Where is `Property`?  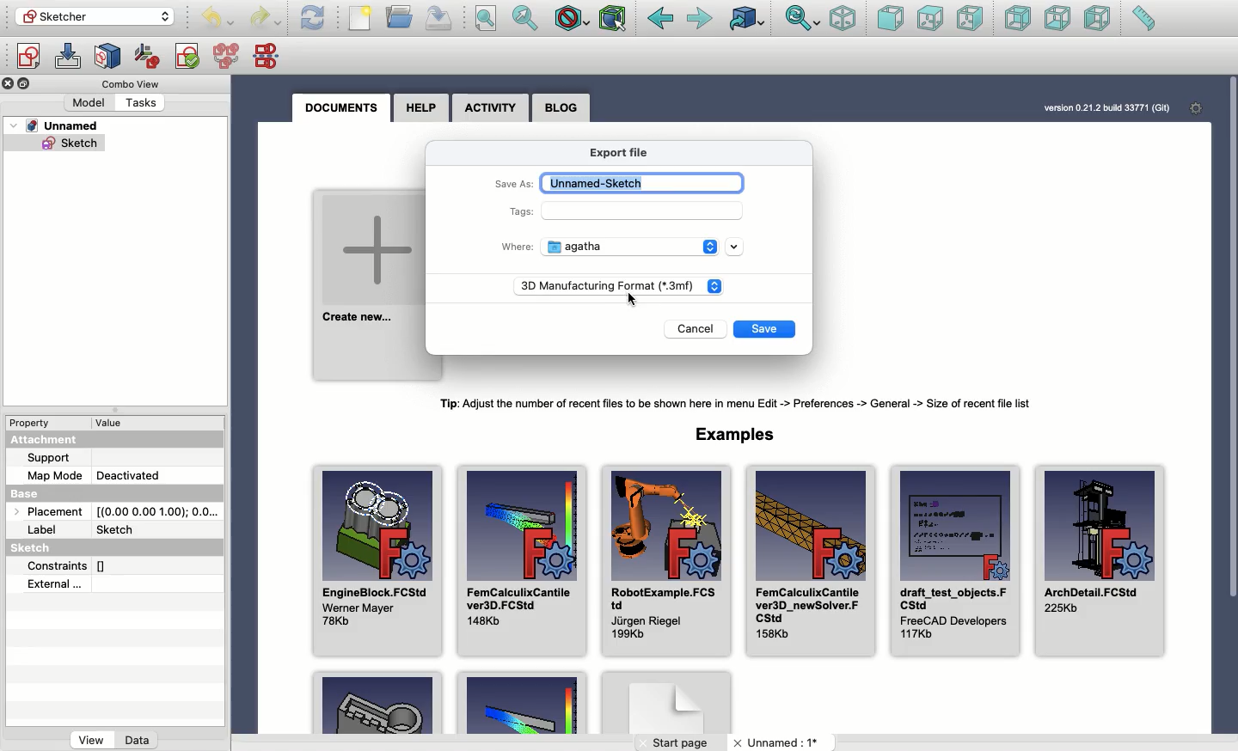
Property is located at coordinates (34, 421).